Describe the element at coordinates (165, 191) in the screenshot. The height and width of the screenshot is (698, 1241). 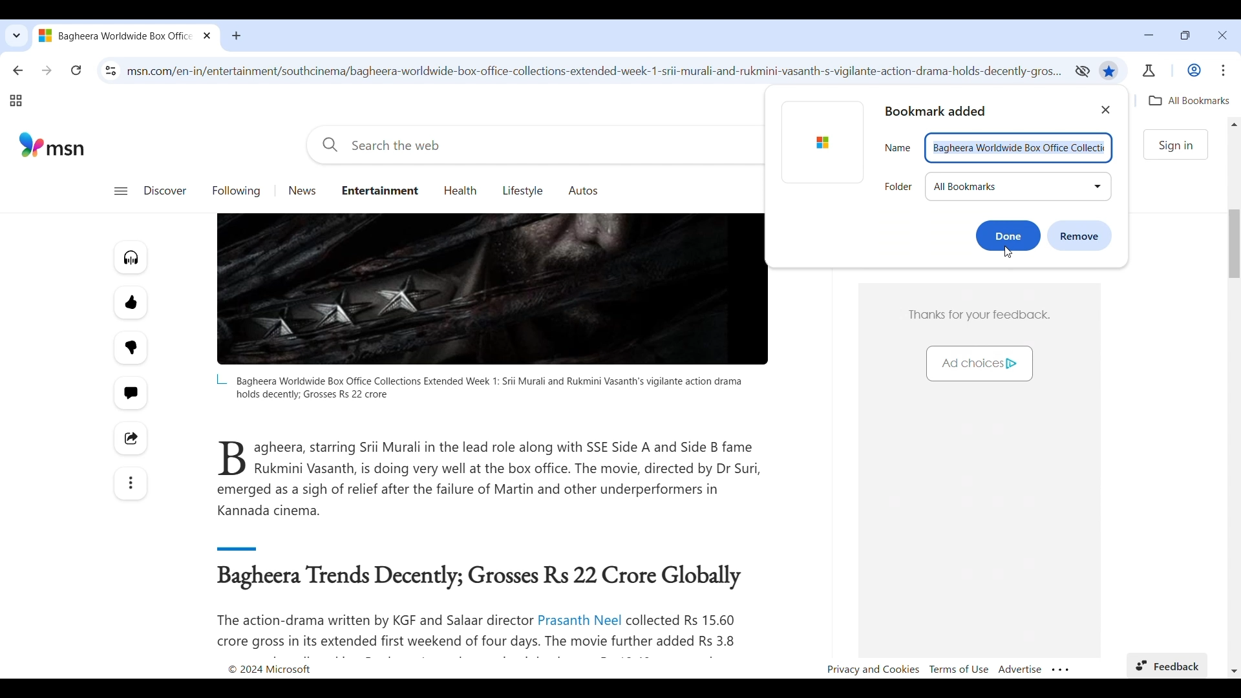
I see `Go to discover page` at that location.